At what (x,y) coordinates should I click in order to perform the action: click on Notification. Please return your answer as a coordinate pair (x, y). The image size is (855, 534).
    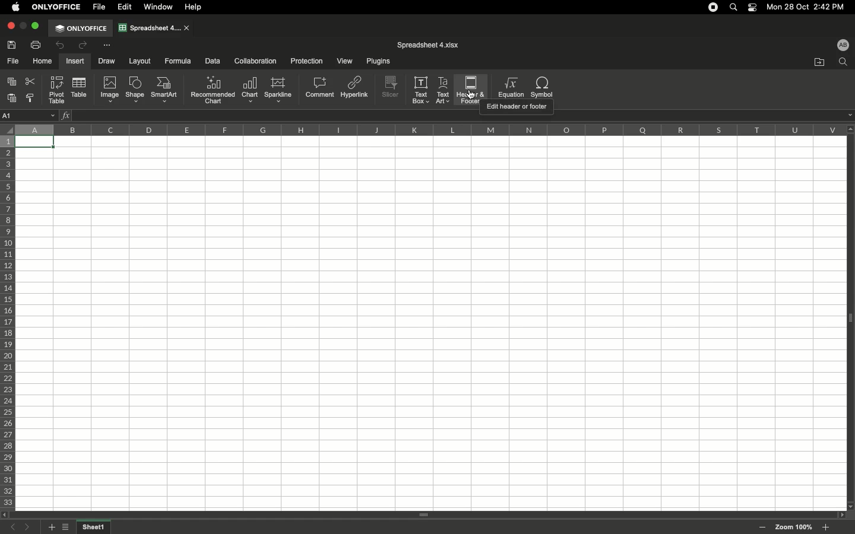
    Looking at the image, I should click on (753, 8).